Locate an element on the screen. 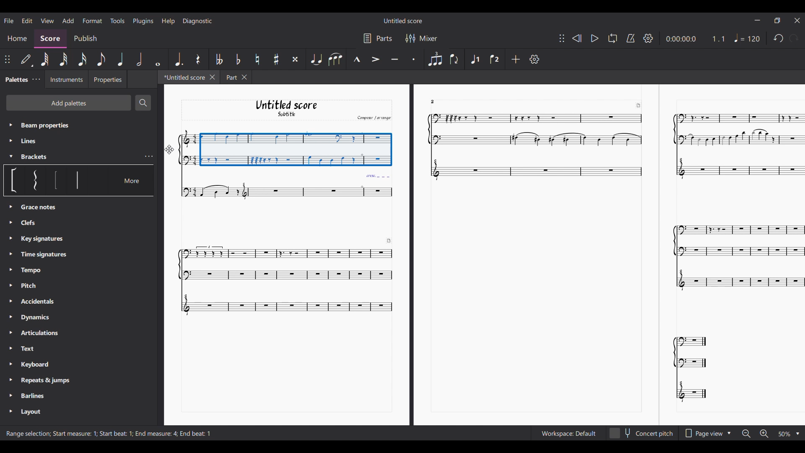 This screenshot has width=805, height=453. Comput arrange is located at coordinates (372, 117).